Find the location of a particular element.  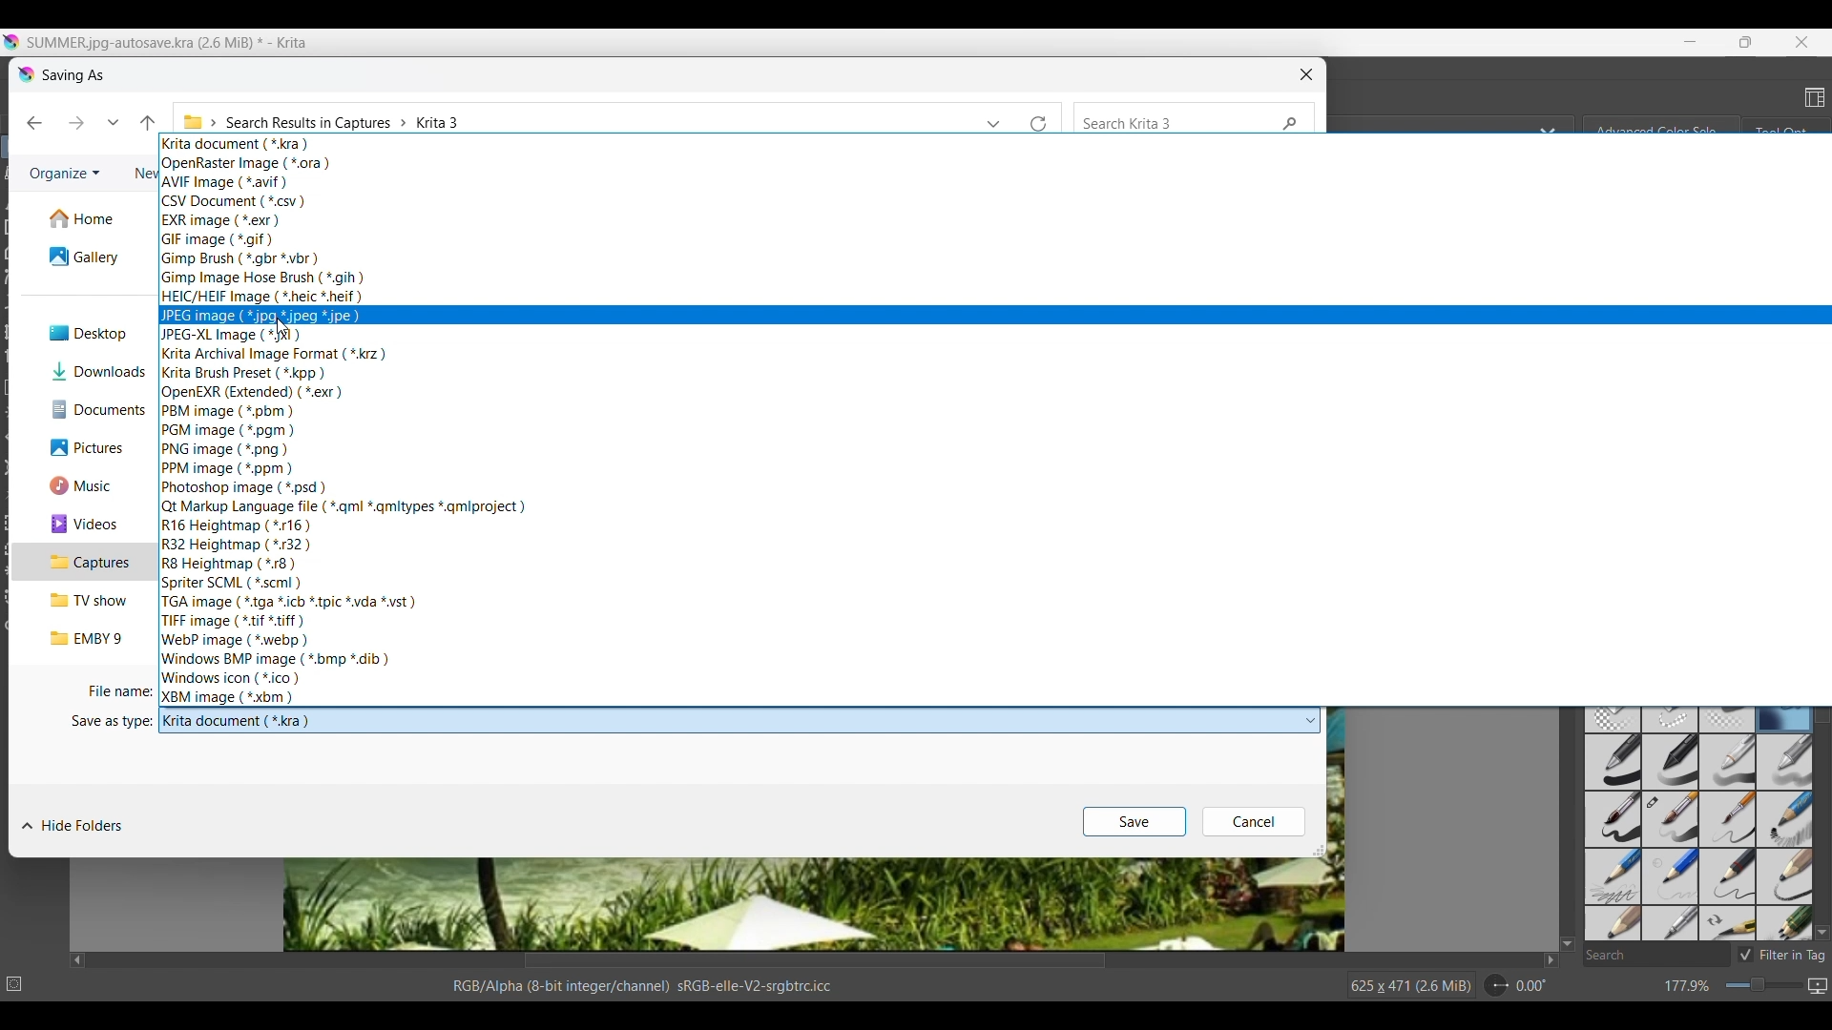

Search box is located at coordinates (1655, 955).